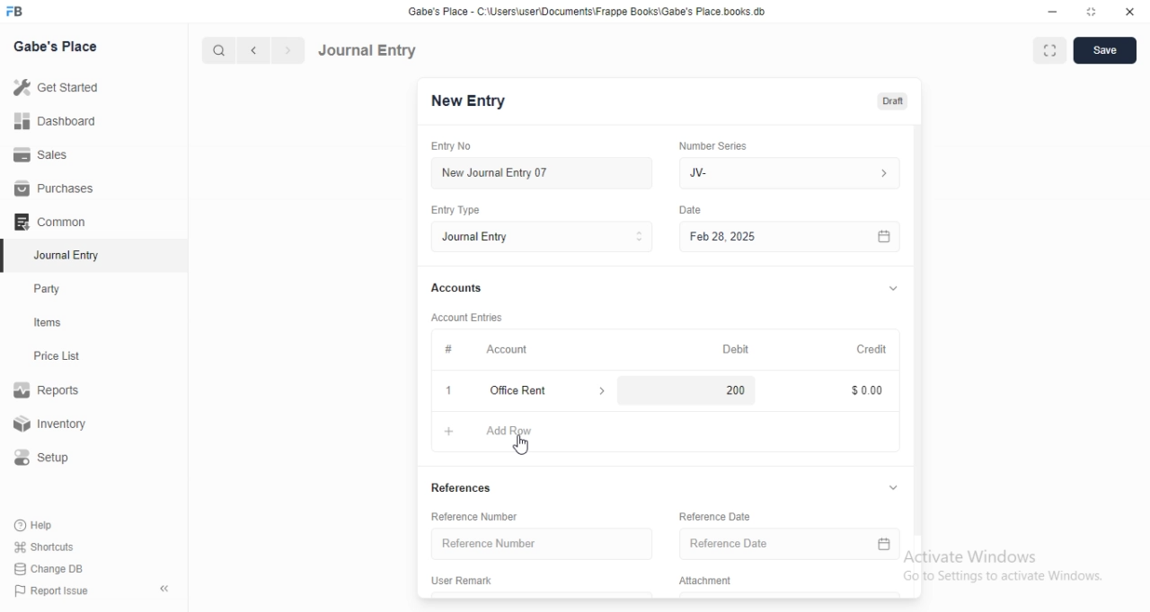 The image size is (1150, 612). Describe the element at coordinates (893, 285) in the screenshot. I see `v` at that location.